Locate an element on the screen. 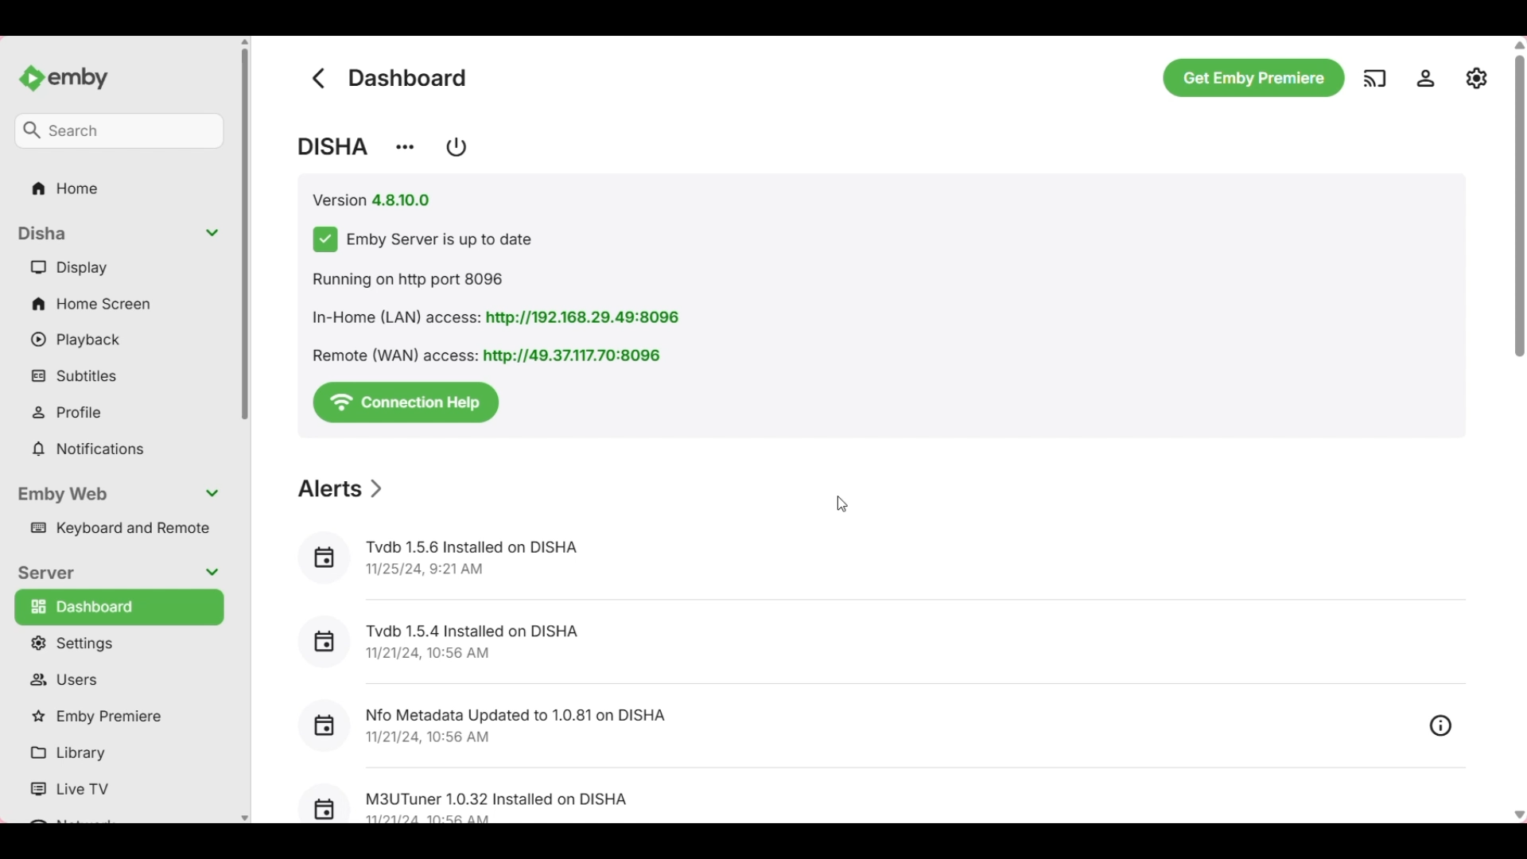  Notifications  is located at coordinates (119, 449).